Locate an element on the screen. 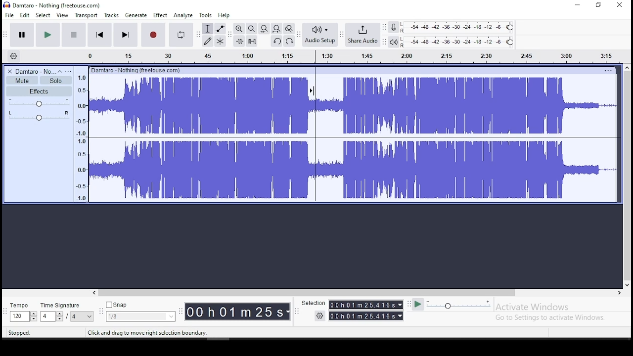  time menu is located at coordinates (365, 316).